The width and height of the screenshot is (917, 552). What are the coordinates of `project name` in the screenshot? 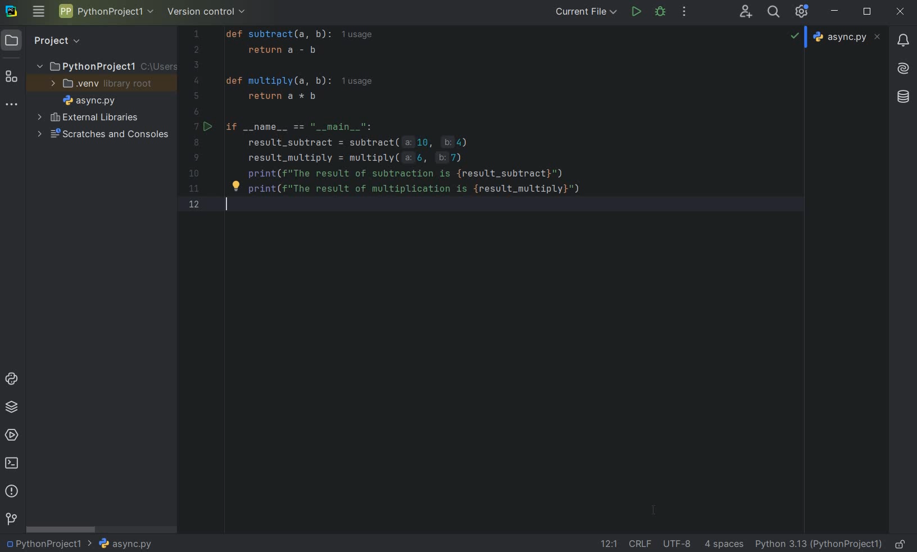 It's located at (42, 544).